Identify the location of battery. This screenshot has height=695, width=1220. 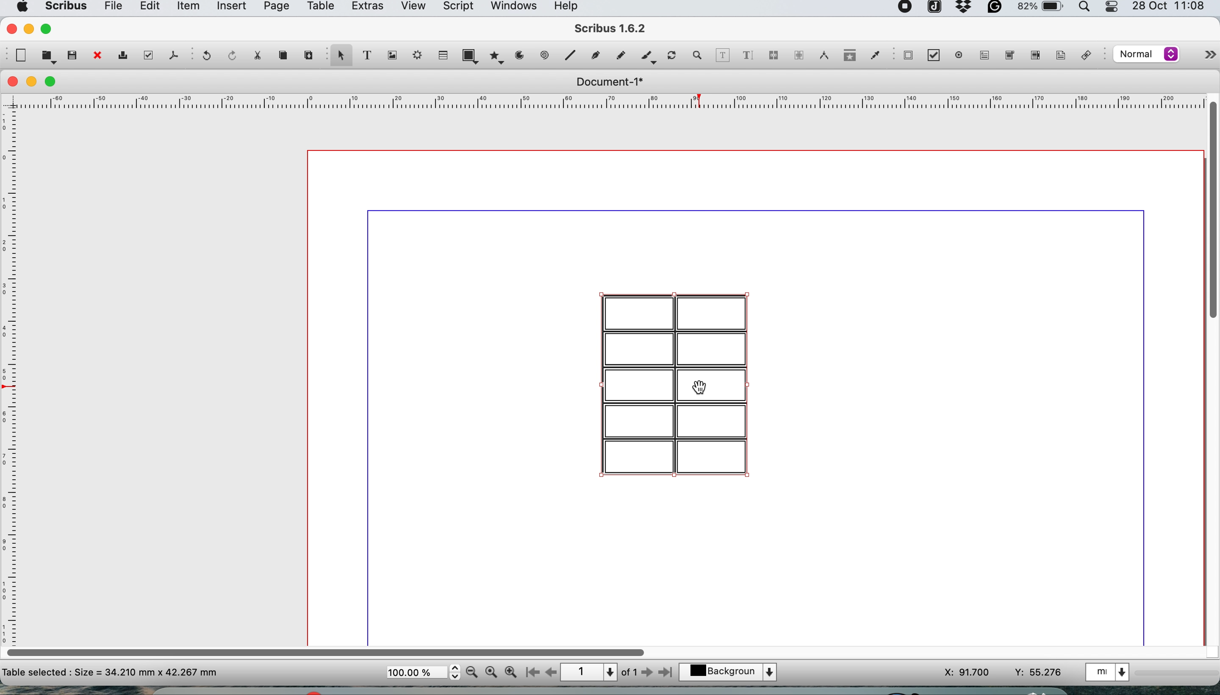
(1039, 9).